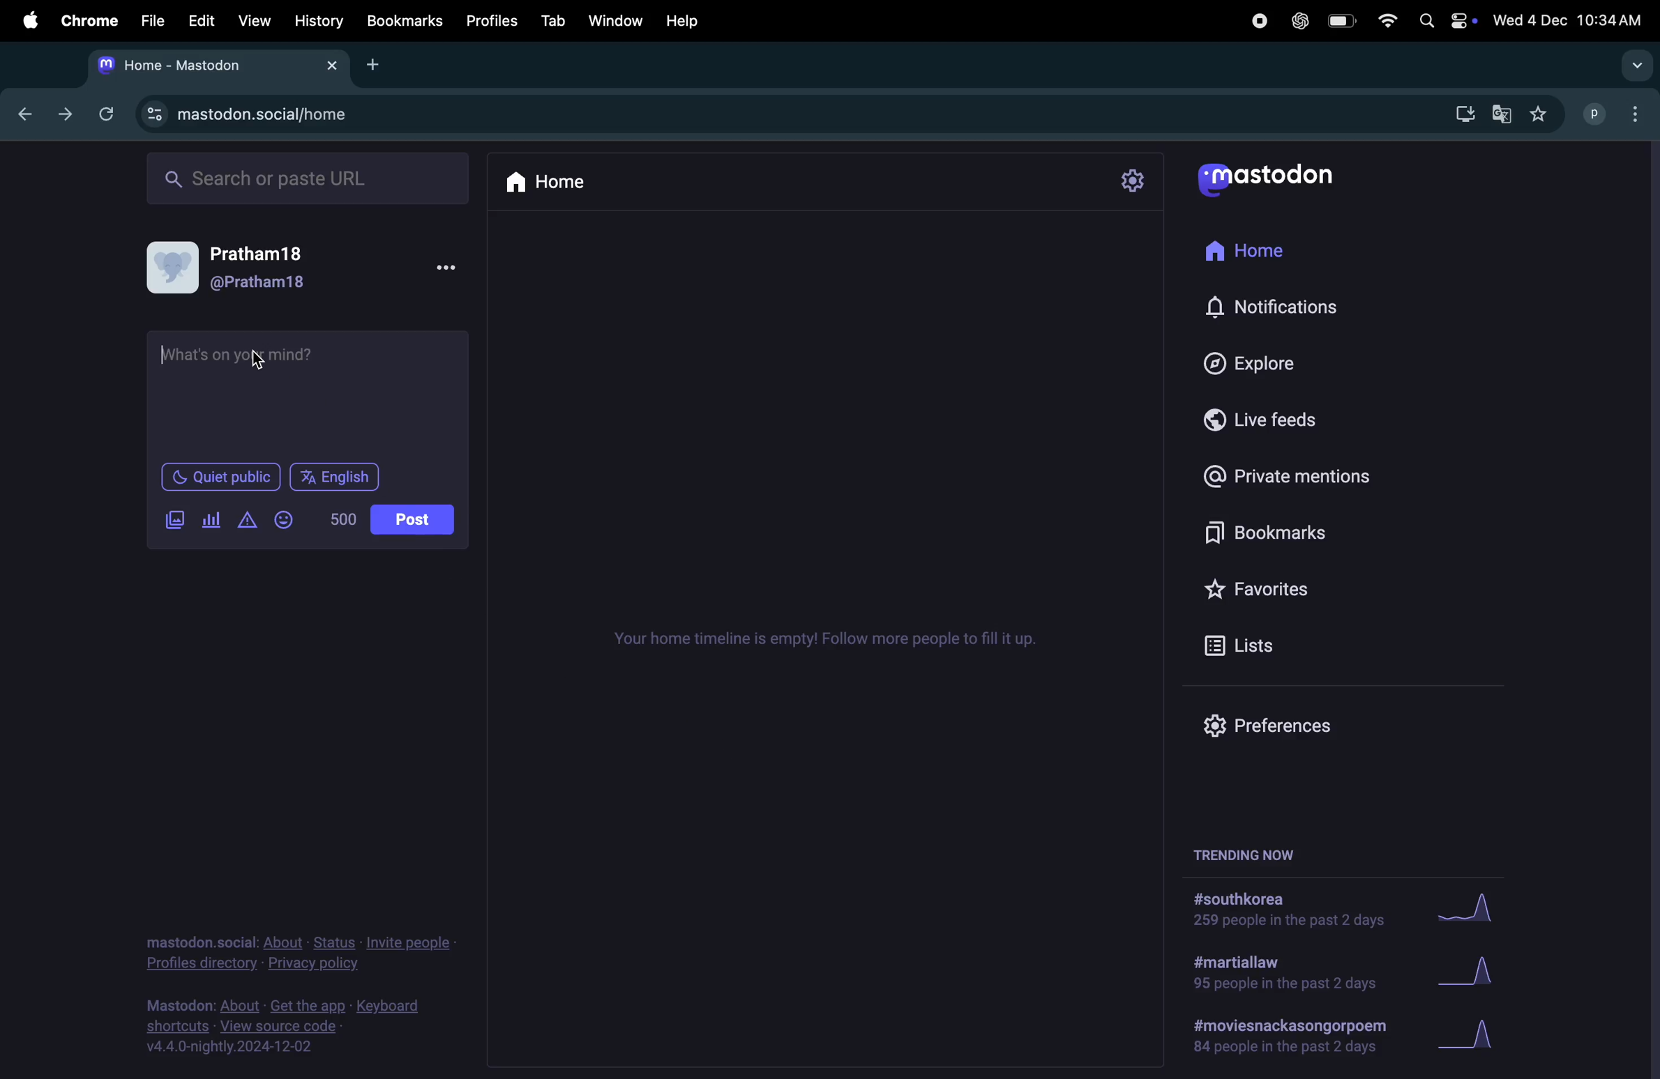  What do you see at coordinates (63, 114) in the screenshot?
I see `go next` at bounding box center [63, 114].